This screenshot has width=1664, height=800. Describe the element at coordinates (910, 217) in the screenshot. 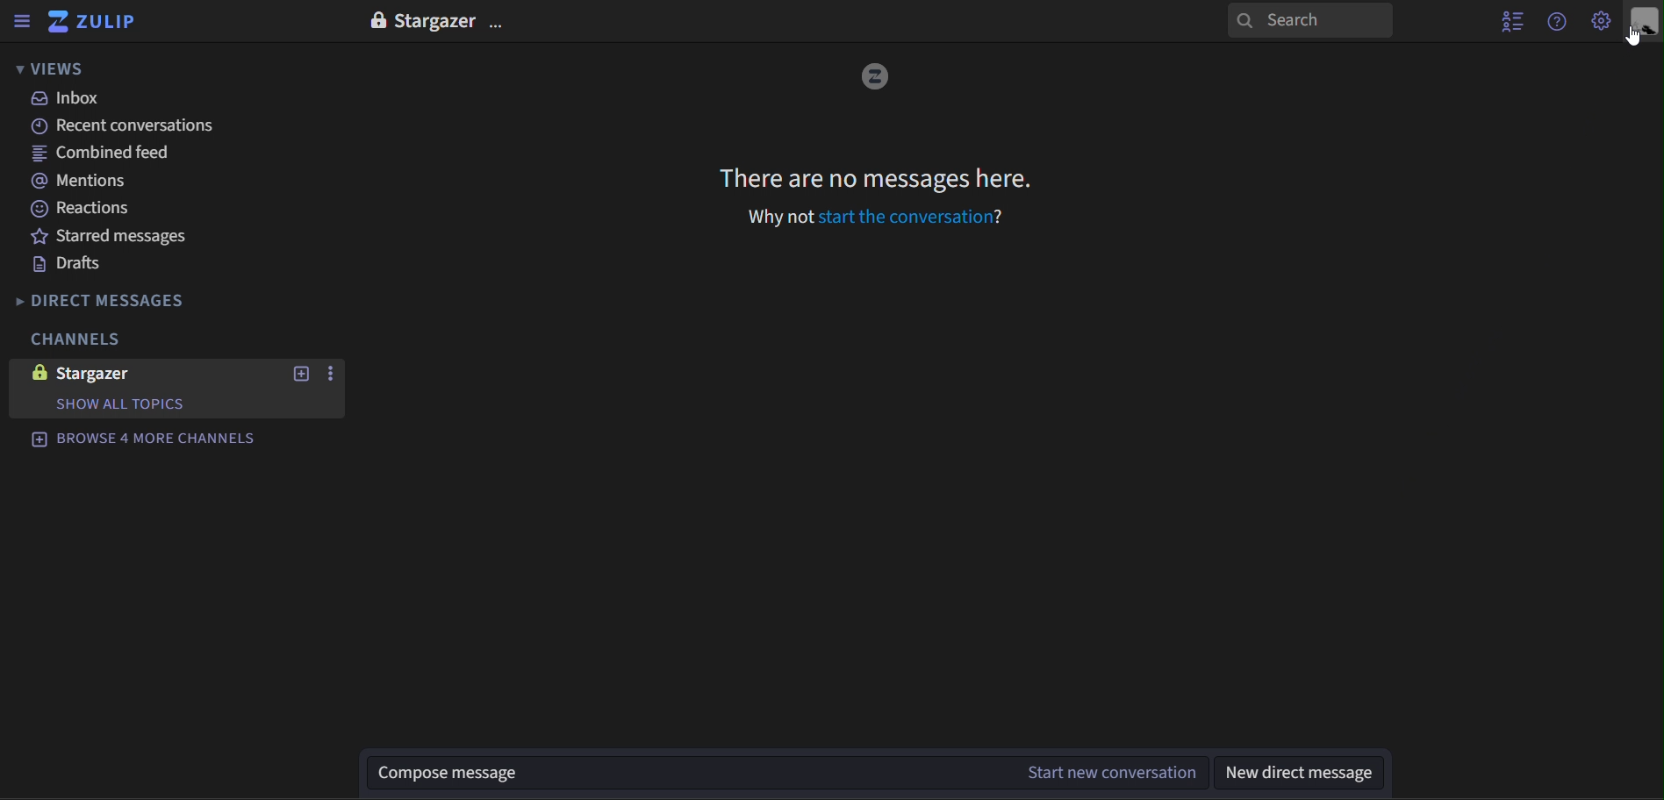

I see `Start the conversation` at that location.